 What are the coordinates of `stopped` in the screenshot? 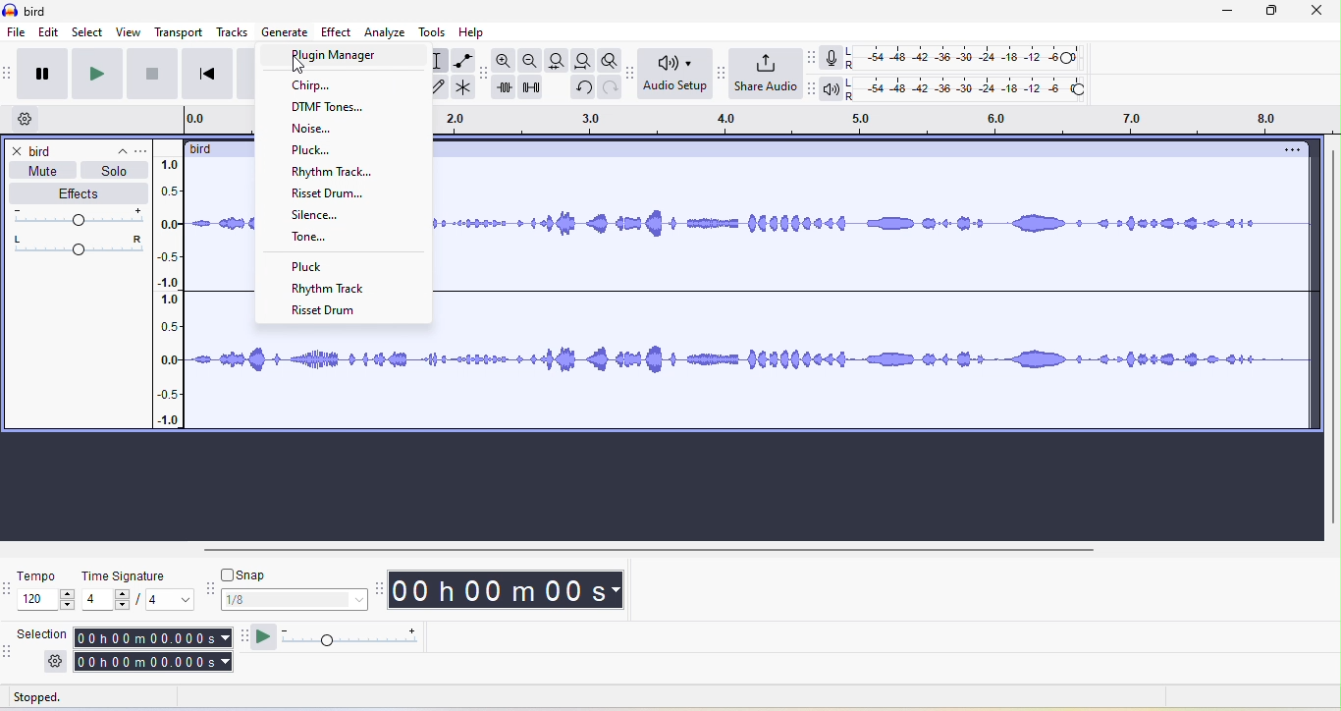 It's located at (54, 698).